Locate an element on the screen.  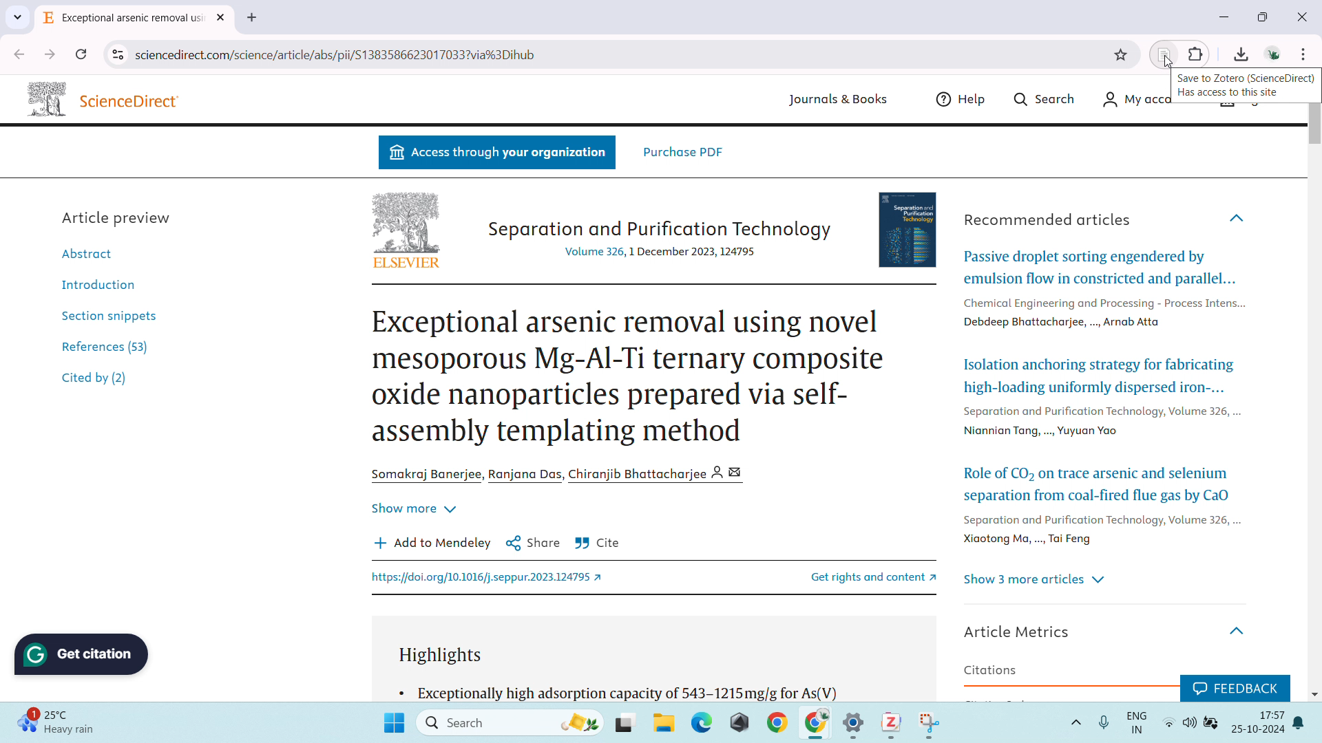
relload this page is located at coordinates (81, 54).